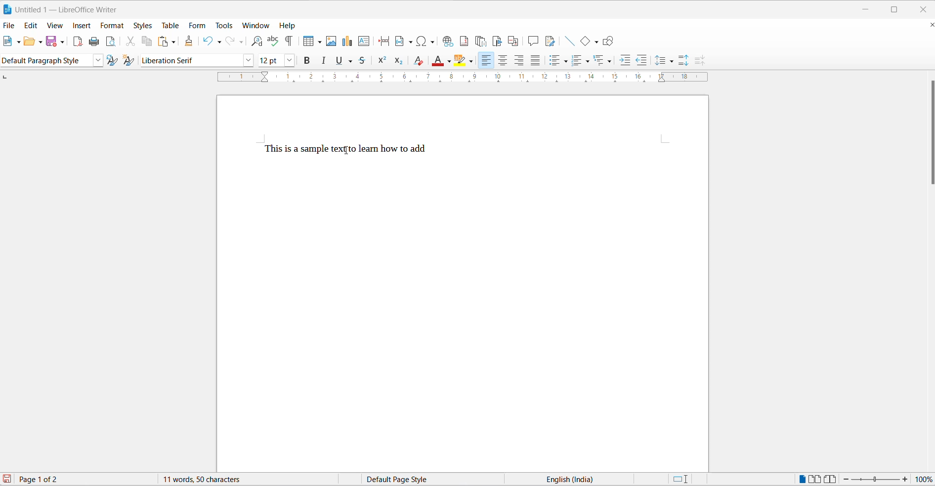  Describe the element at coordinates (449, 41) in the screenshot. I see `insert hyperlink` at that location.